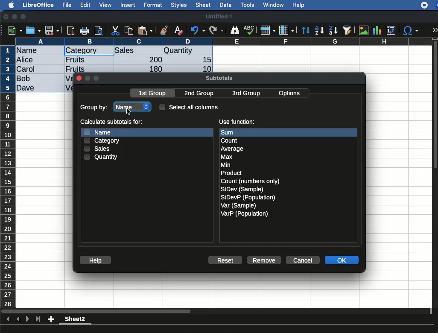  Describe the element at coordinates (153, 59) in the screenshot. I see `200` at that location.